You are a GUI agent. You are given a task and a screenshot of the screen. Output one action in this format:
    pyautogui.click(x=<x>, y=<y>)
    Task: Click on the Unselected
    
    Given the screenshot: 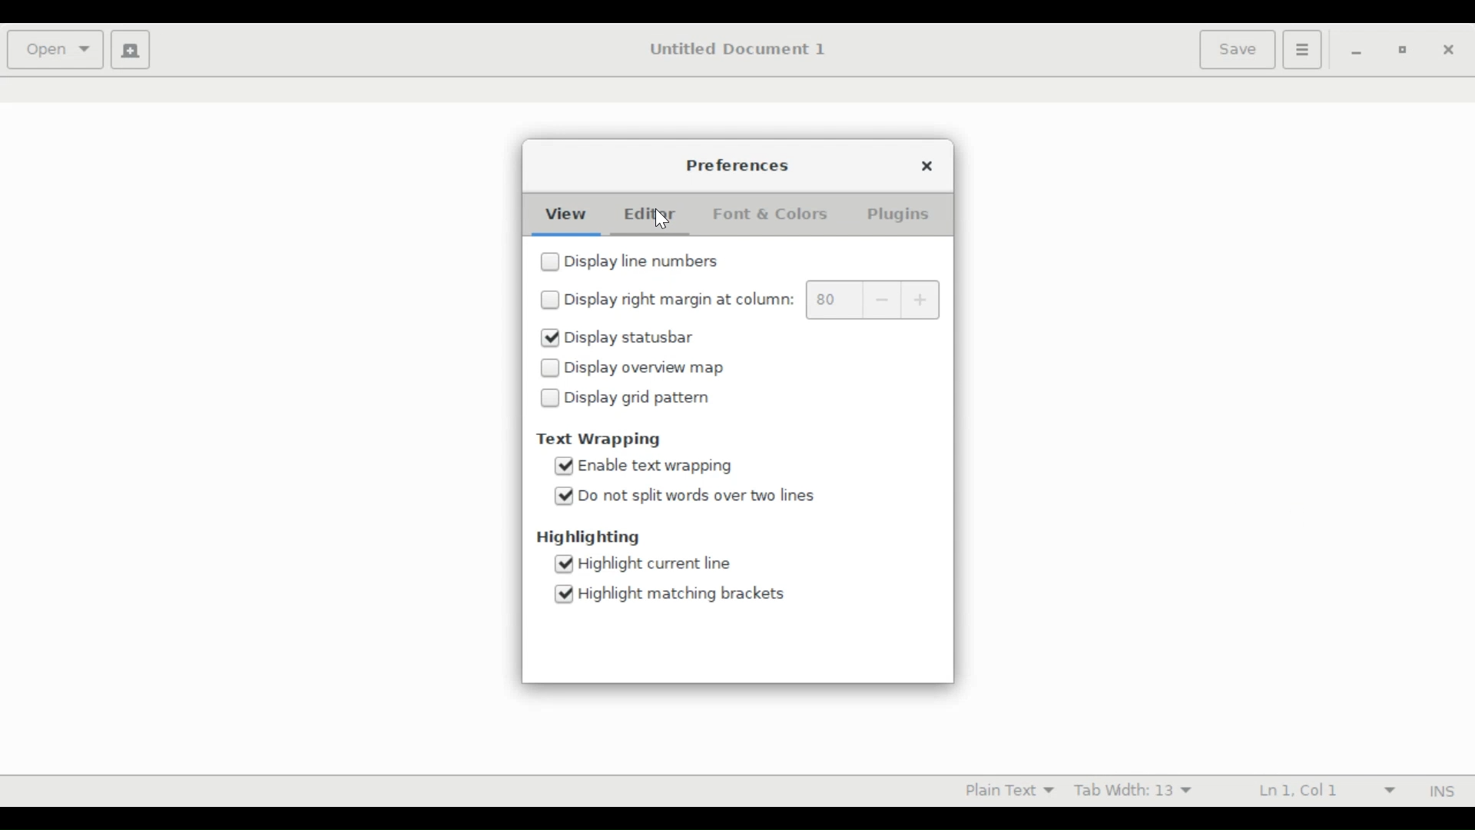 What is the action you would take?
    pyautogui.click(x=549, y=299)
    